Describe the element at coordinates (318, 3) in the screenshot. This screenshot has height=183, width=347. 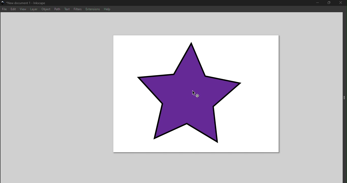
I see `Minimize` at that location.